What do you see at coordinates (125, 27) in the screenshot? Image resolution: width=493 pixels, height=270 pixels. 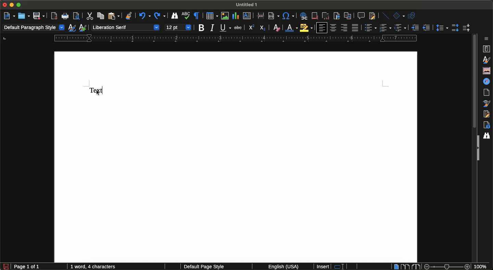 I see `Font style` at bounding box center [125, 27].